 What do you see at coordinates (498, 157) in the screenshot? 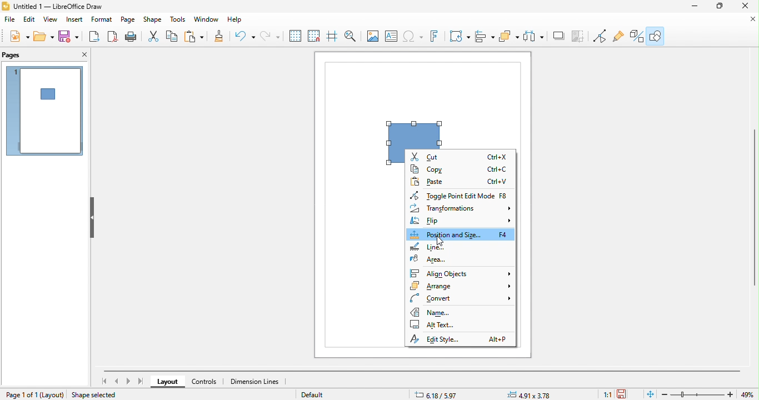
I see `Shortcut key` at bounding box center [498, 157].